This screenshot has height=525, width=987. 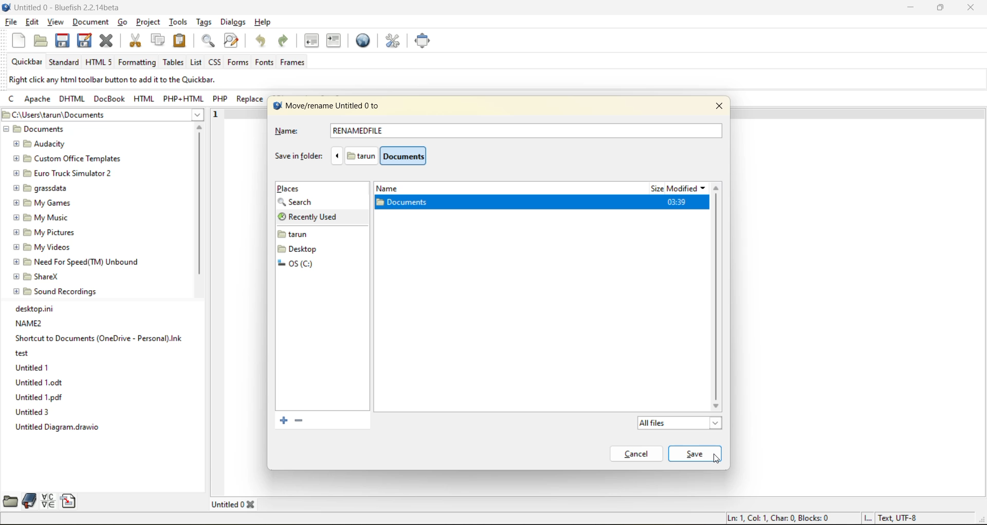 I want to click on html, so click(x=143, y=99).